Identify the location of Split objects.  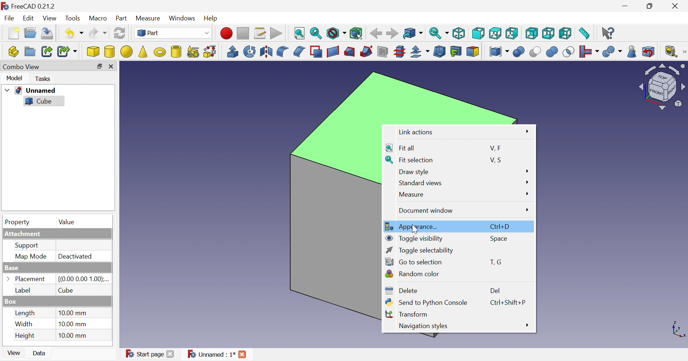
(613, 52).